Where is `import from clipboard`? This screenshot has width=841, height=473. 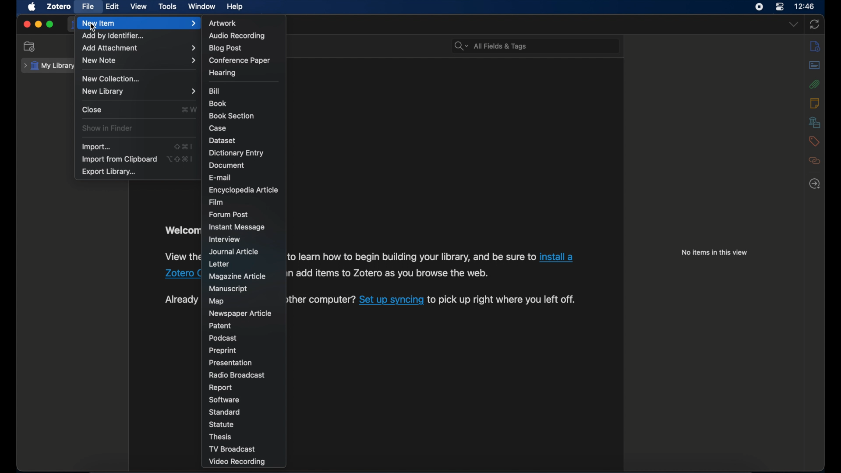 import from clipboard is located at coordinates (119, 159).